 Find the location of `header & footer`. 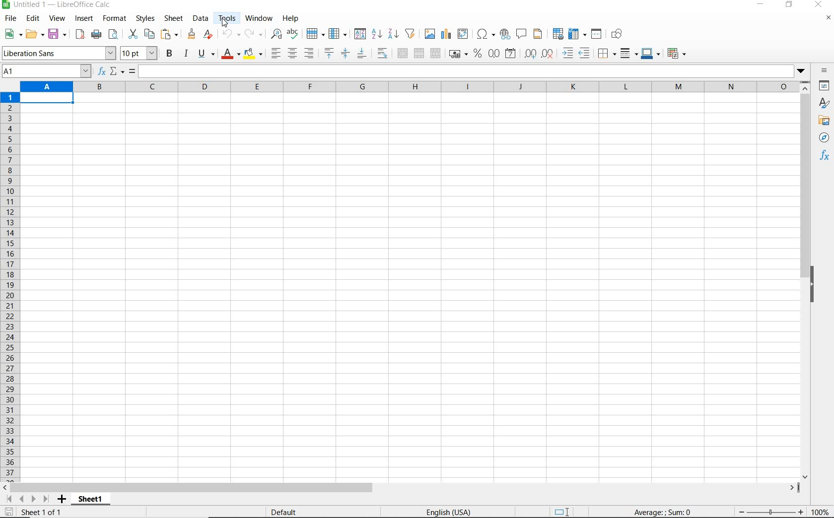

header & footer is located at coordinates (539, 34).